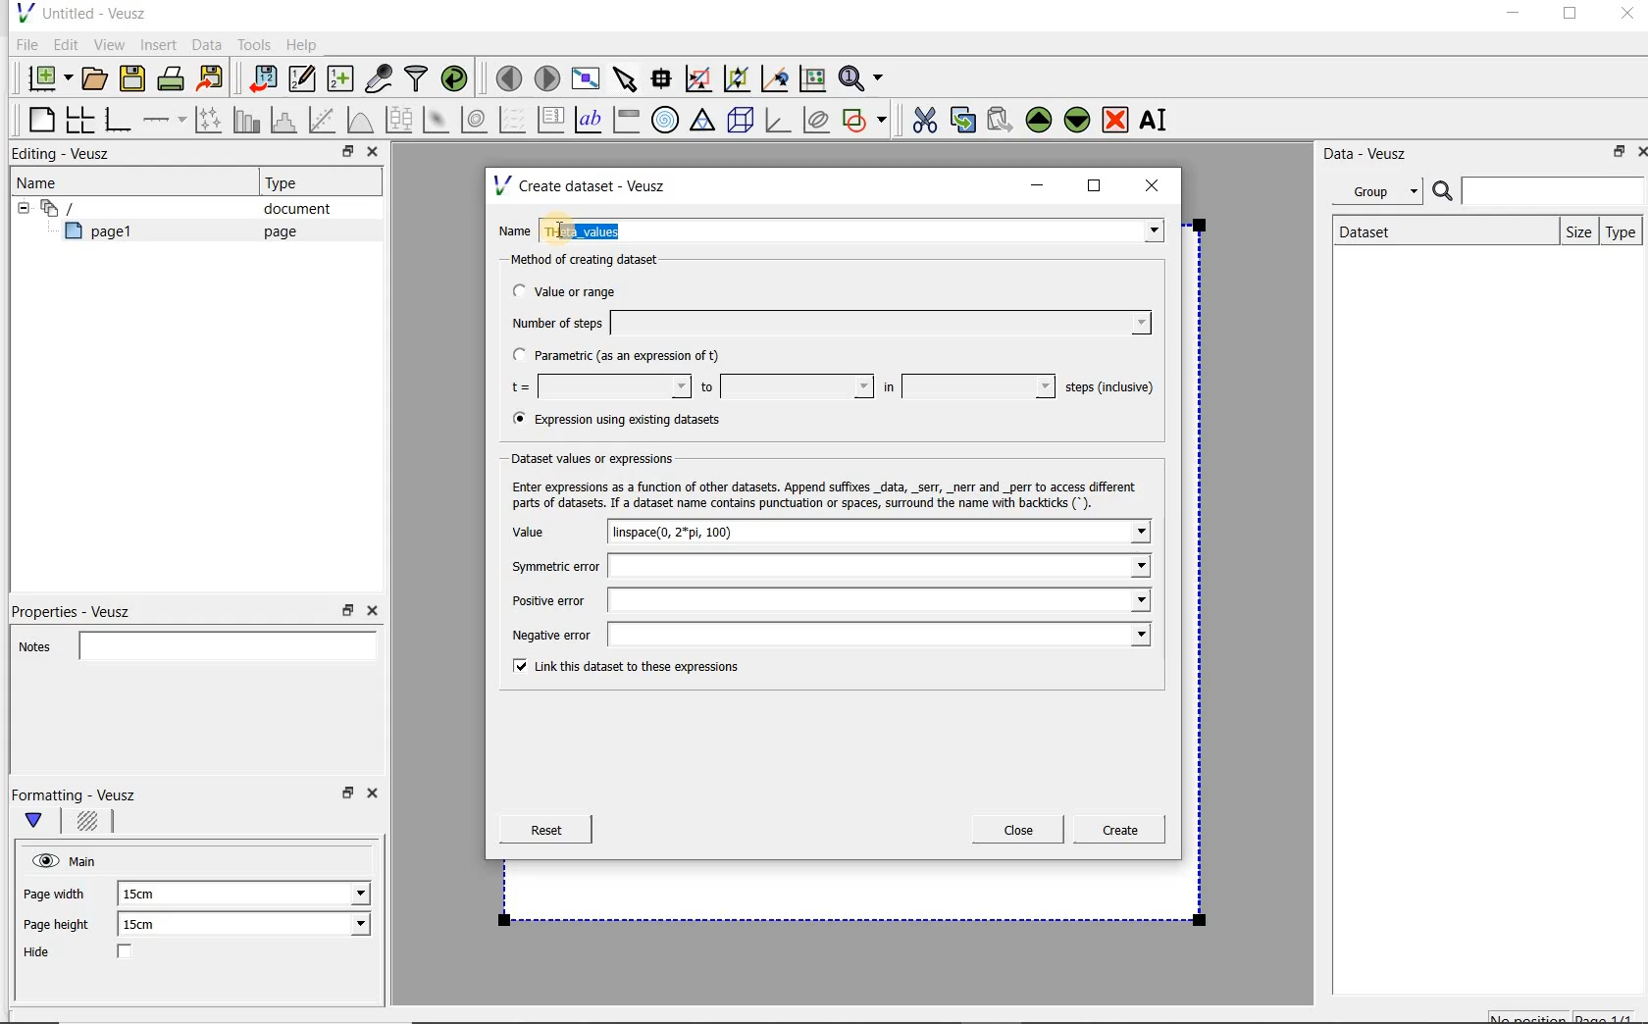 The width and height of the screenshot is (1648, 1024). I want to click on move to the previous page, so click(510, 76).